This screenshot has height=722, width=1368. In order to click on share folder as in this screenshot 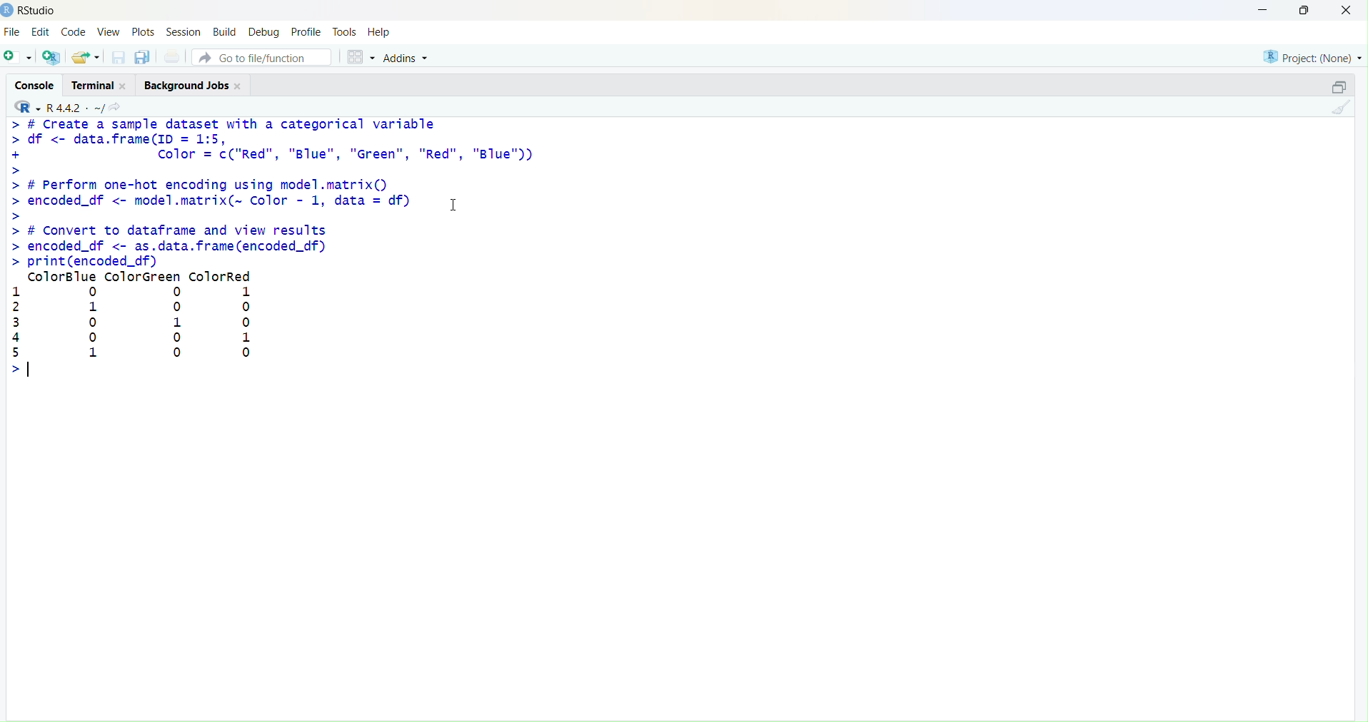, I will do `click(86, 57)`.